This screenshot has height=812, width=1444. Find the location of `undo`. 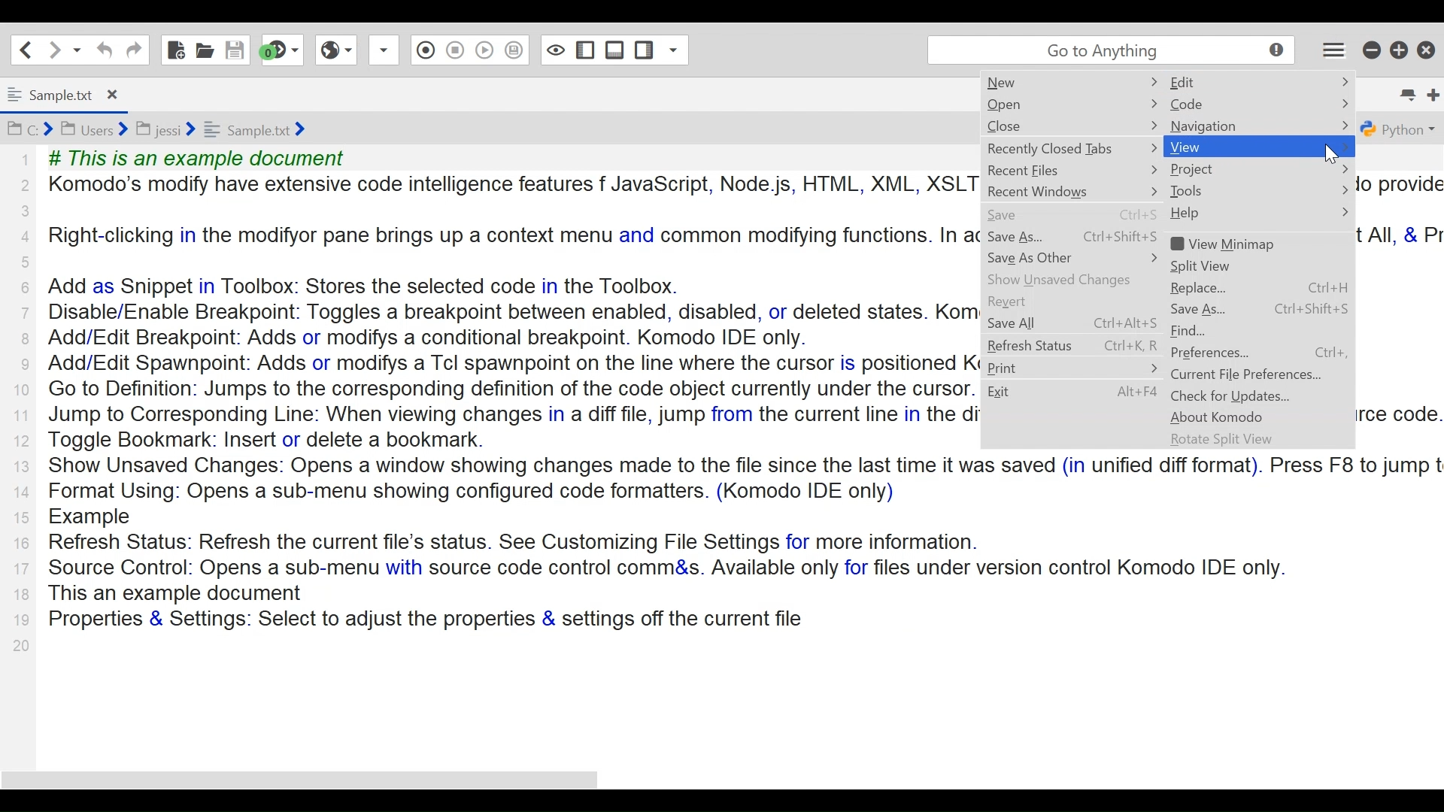

undo is located at coordinates (102, 50).